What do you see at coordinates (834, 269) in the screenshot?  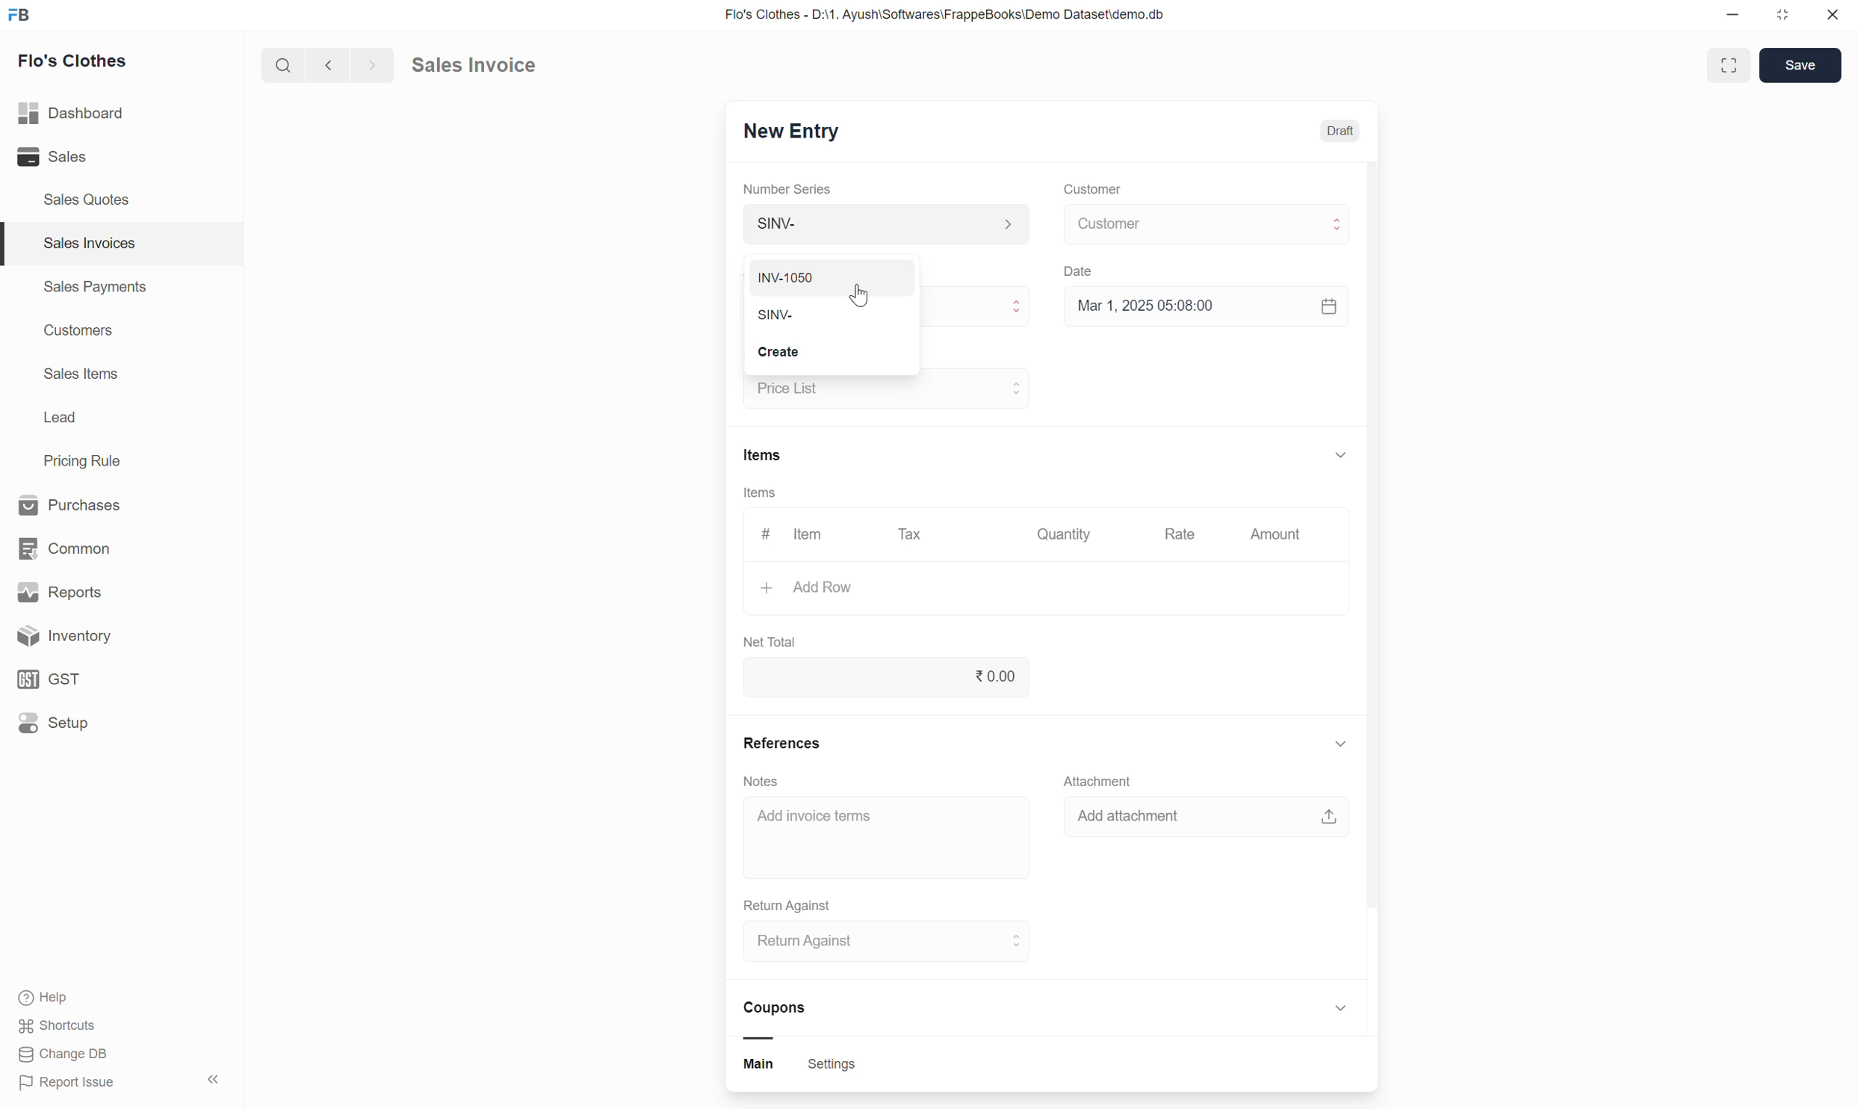 I see `INV-1050` at bounding box center [834, 269].